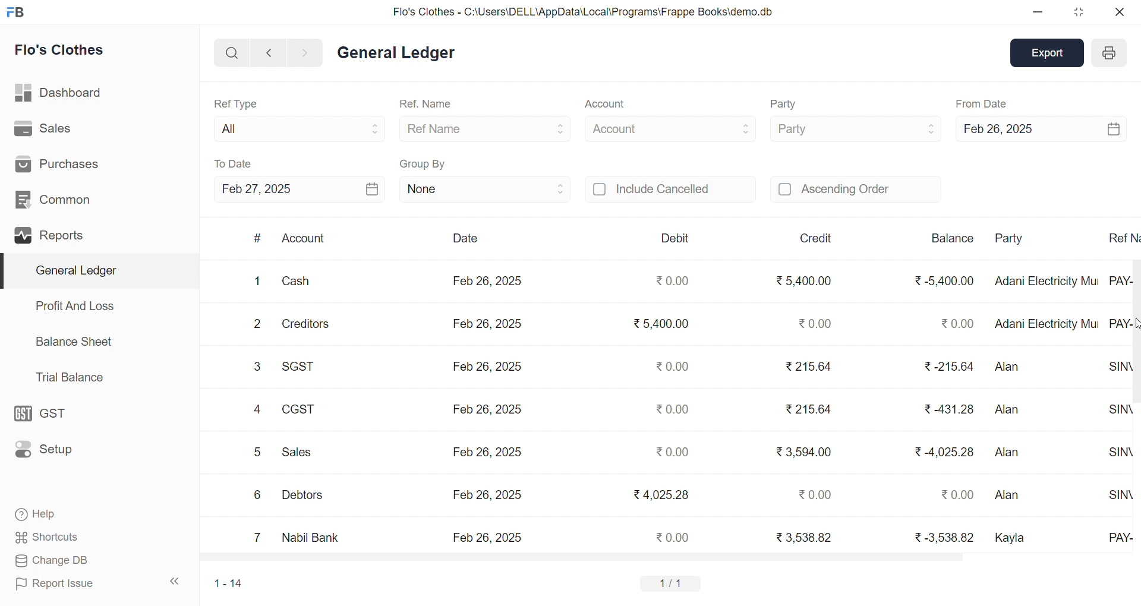  I want to click on Ref Name, so click(486, 128).